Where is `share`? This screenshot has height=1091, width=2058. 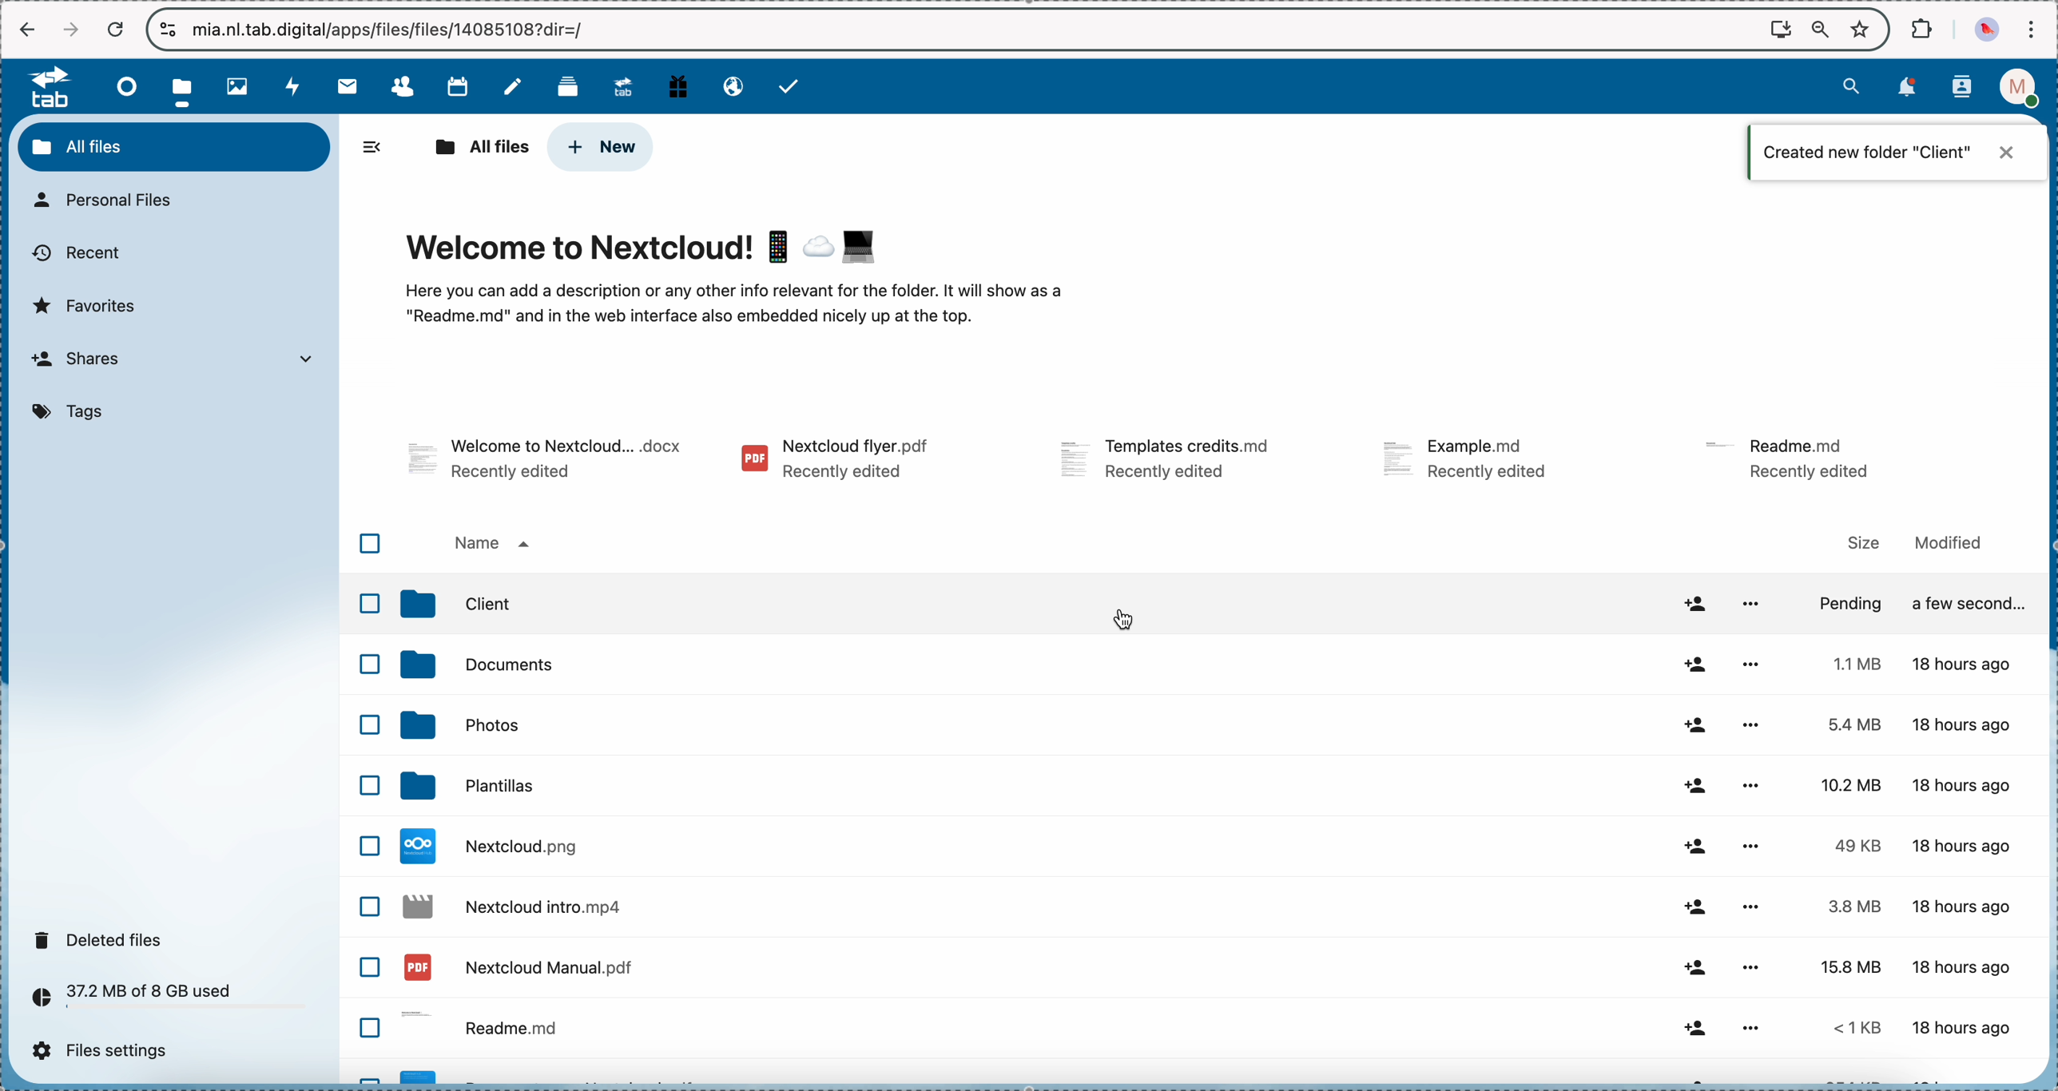
share is located at coordinates (1694, 1026).